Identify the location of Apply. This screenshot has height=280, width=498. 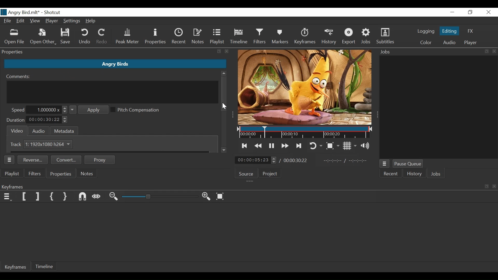
(89, 110).